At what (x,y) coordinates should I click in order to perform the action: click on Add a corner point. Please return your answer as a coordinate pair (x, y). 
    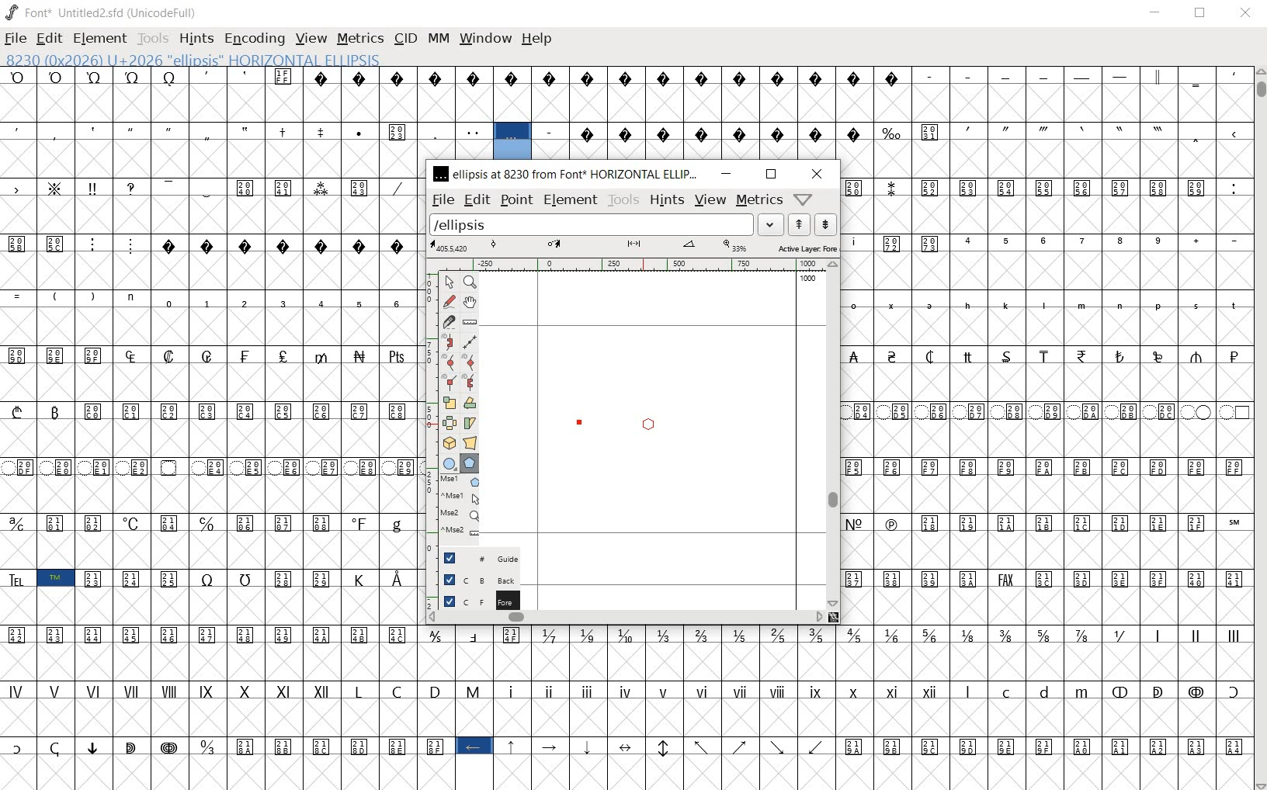
    Looking at the image, I should click on (470, 382).